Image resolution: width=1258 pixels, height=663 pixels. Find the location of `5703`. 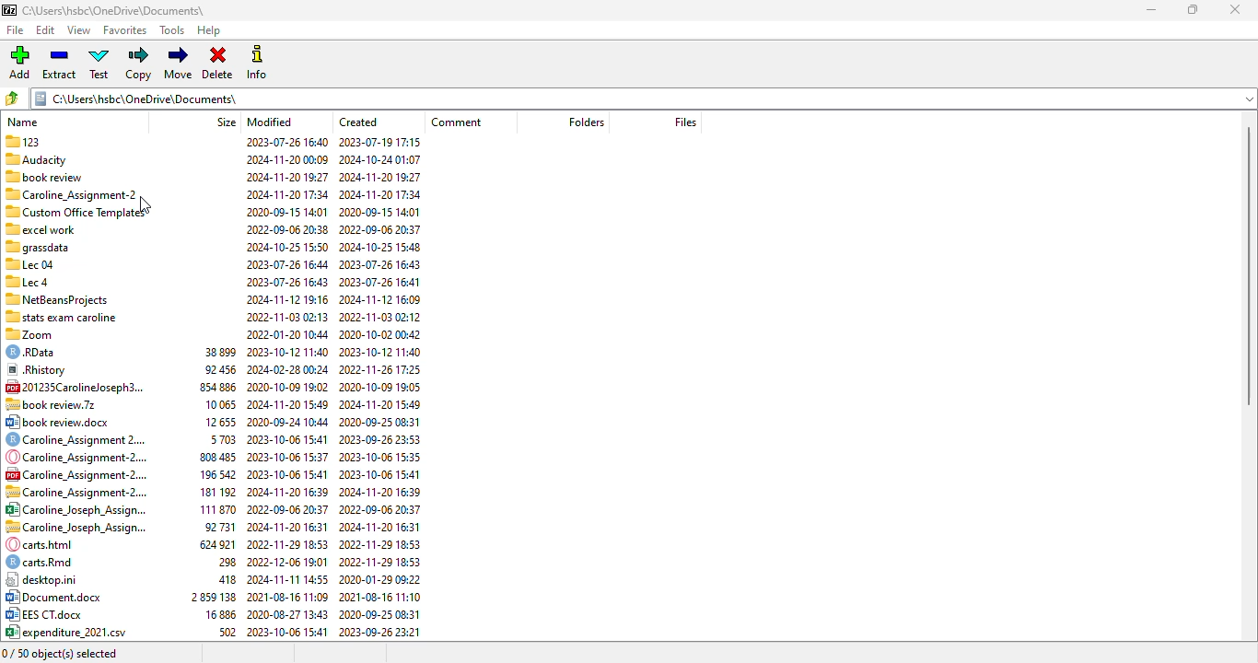

5703 is located at coordinates (221, 442).